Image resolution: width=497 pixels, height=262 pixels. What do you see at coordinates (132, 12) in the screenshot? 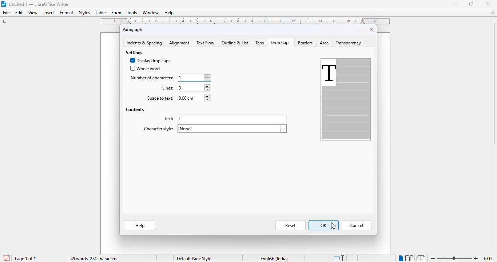
I see `tools` at bounding box center [132, 12].